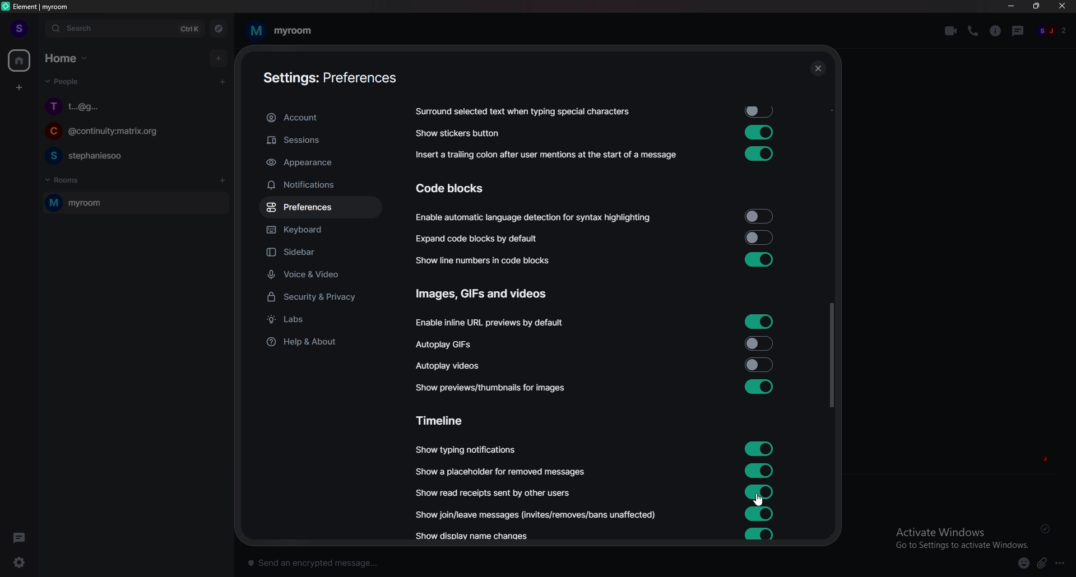  What do you see at coordinates (757, 238) in the screenshot?
I see `toggle` at bounding box center [757, 238].